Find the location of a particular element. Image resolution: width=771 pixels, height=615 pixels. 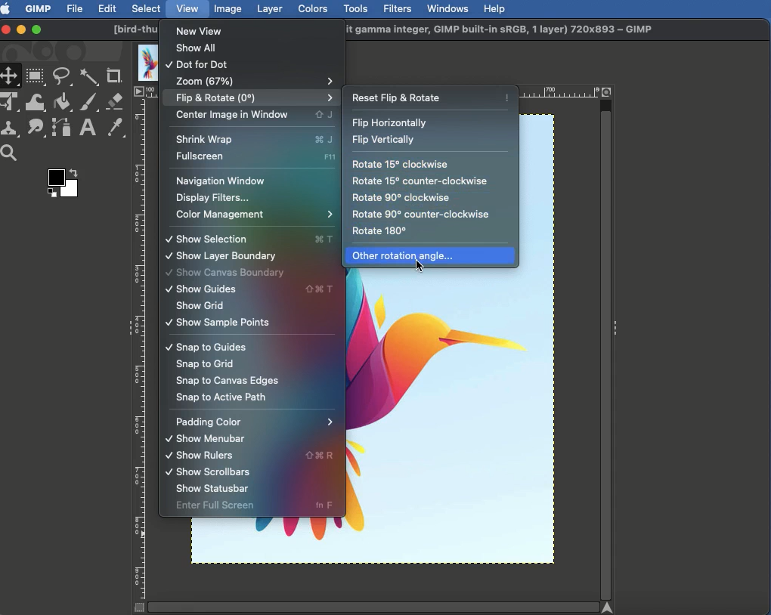

Fill color is located at coordinates (61, 104).